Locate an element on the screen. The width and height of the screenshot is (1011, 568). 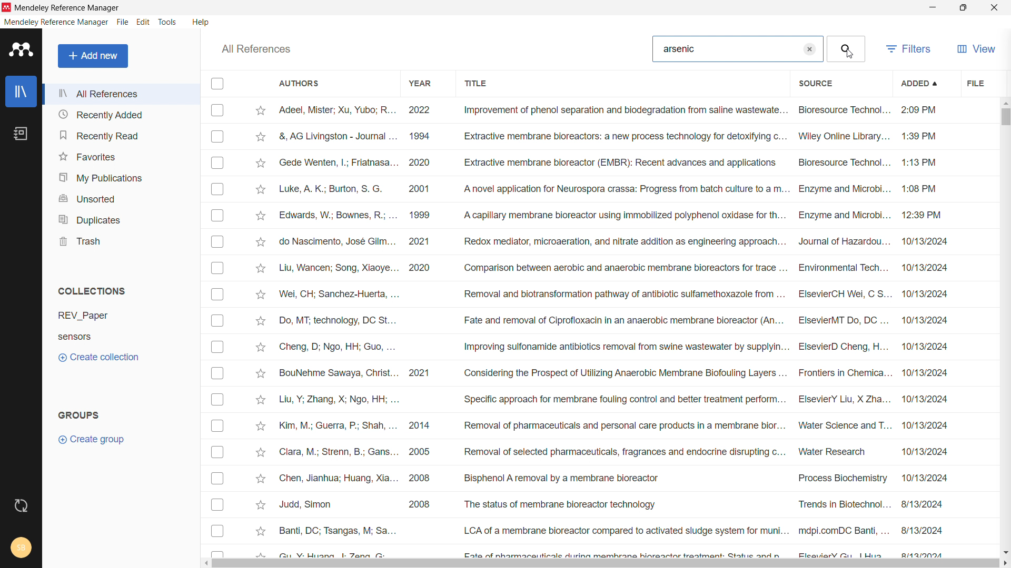
Checkbox is located at coordinates (219, 427).